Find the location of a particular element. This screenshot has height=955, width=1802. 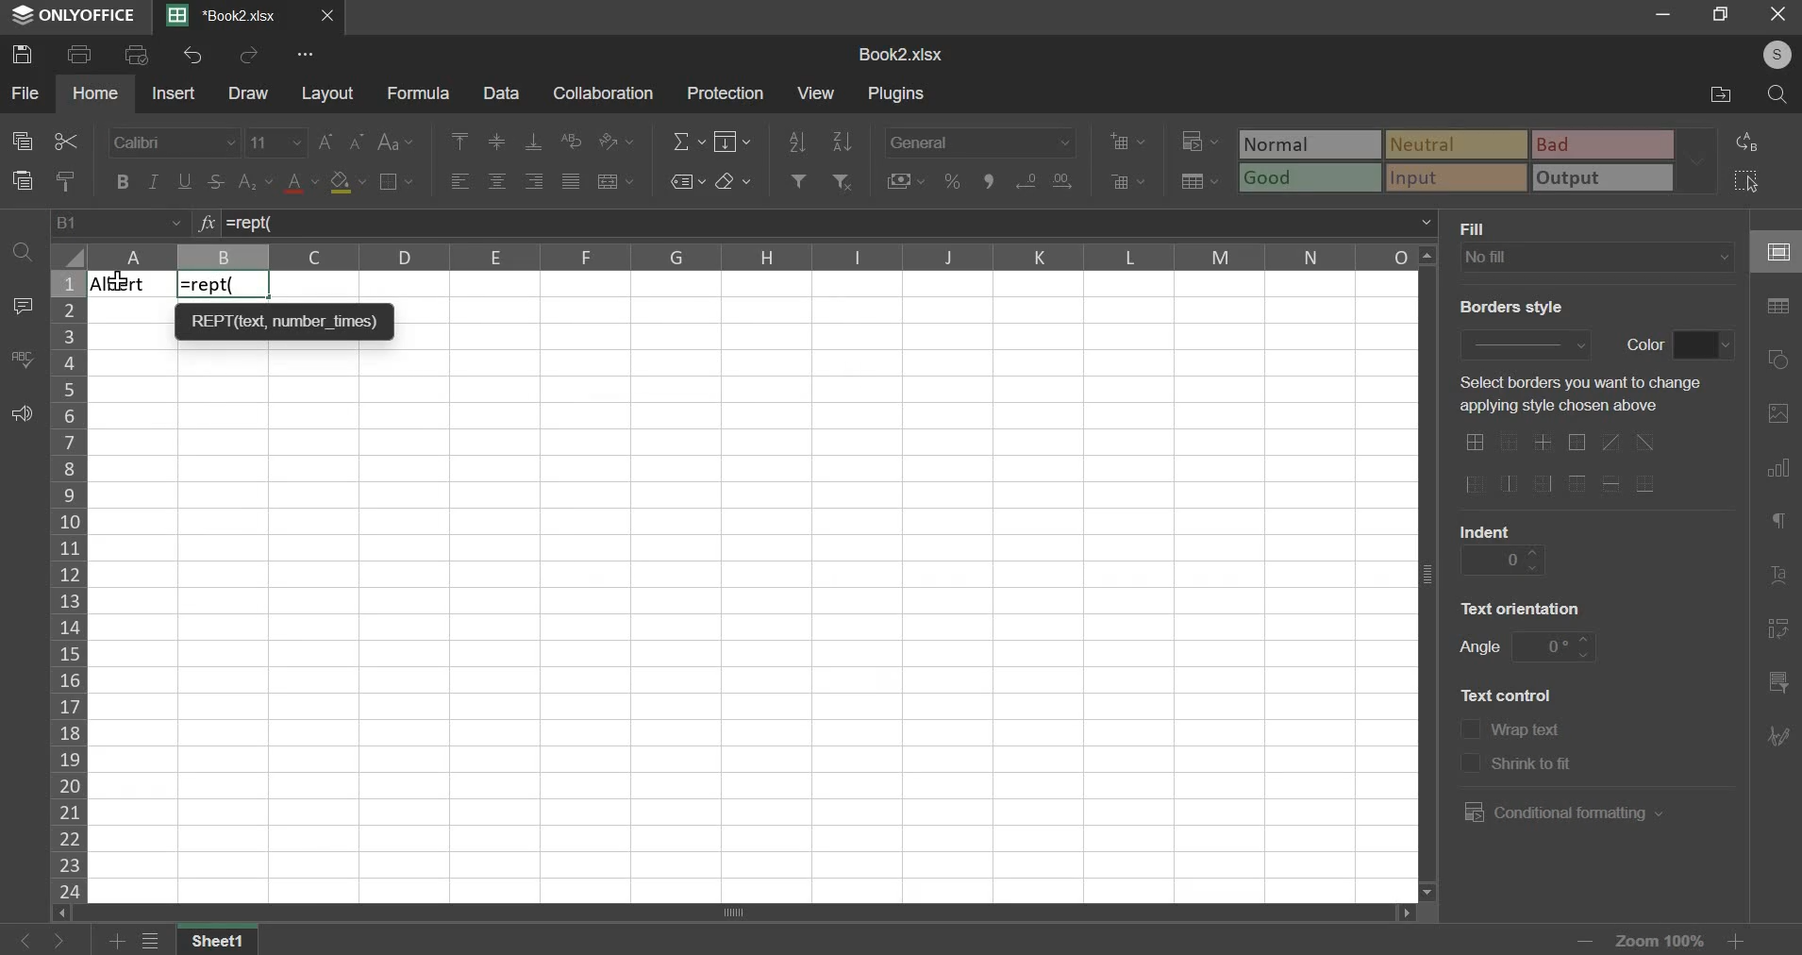

add cells is located at coordinates (1127, 140).